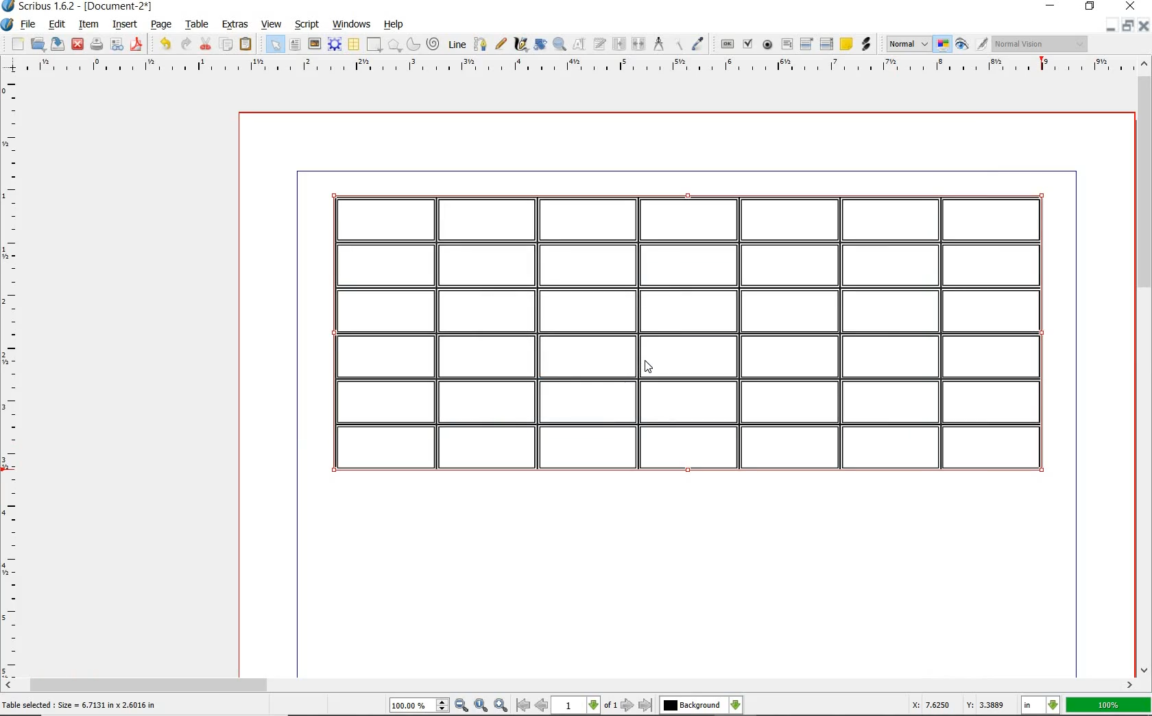  I want to click on extras, so click(234, 25).